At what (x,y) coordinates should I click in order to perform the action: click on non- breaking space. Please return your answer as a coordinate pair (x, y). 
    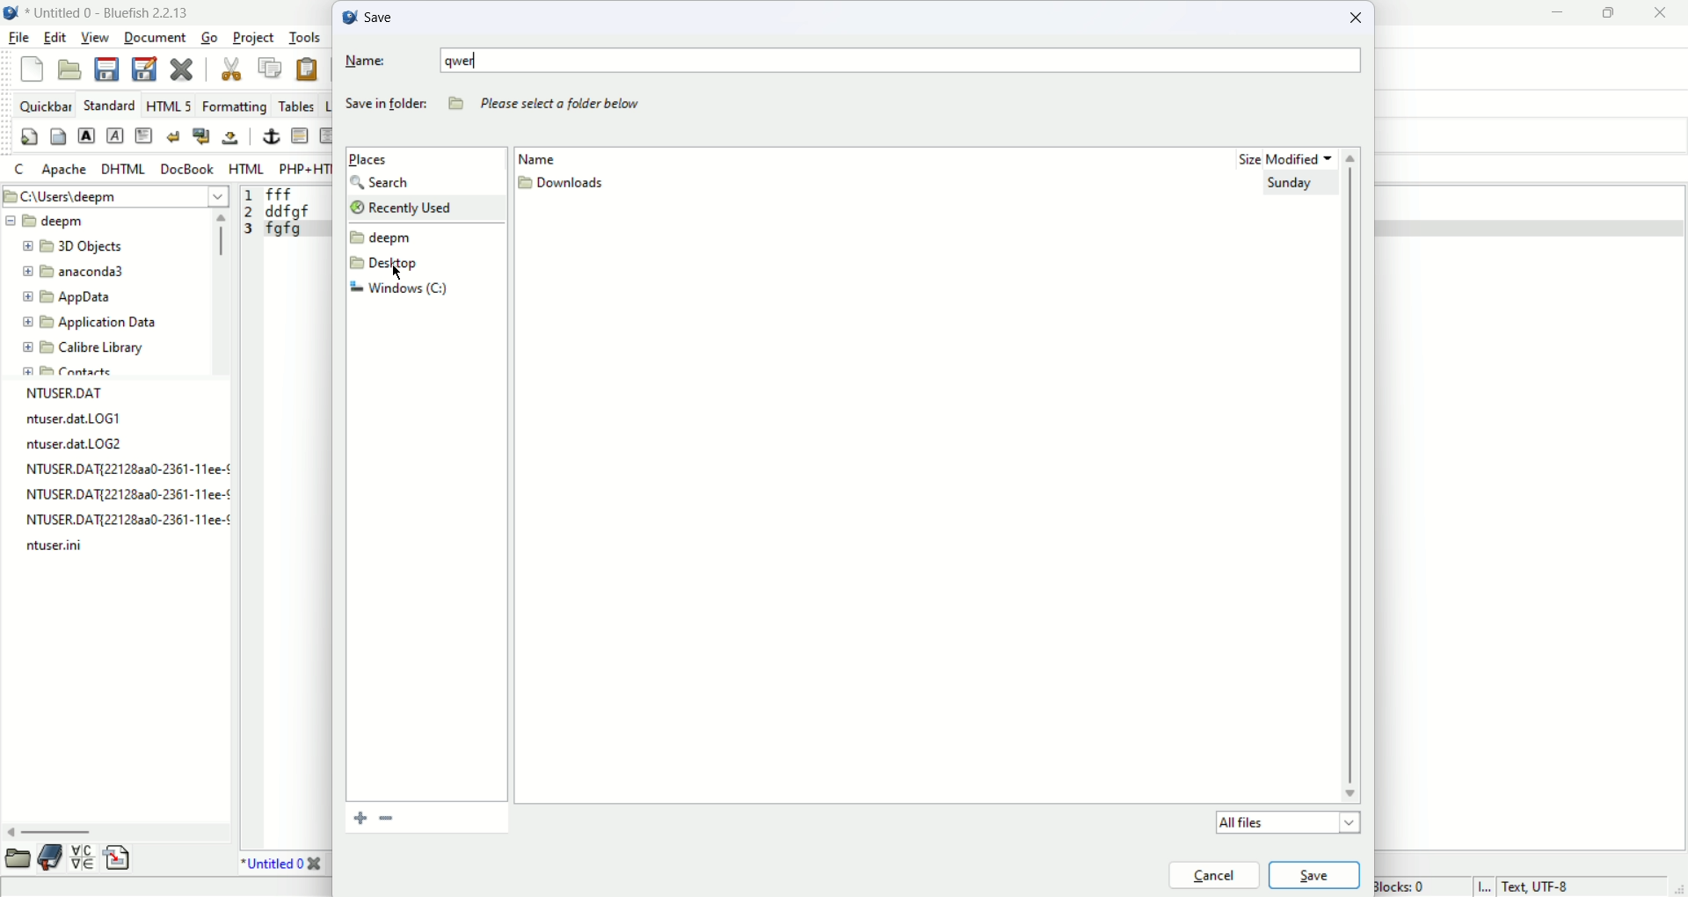
    Looking at the image, I should click on (231, 139).